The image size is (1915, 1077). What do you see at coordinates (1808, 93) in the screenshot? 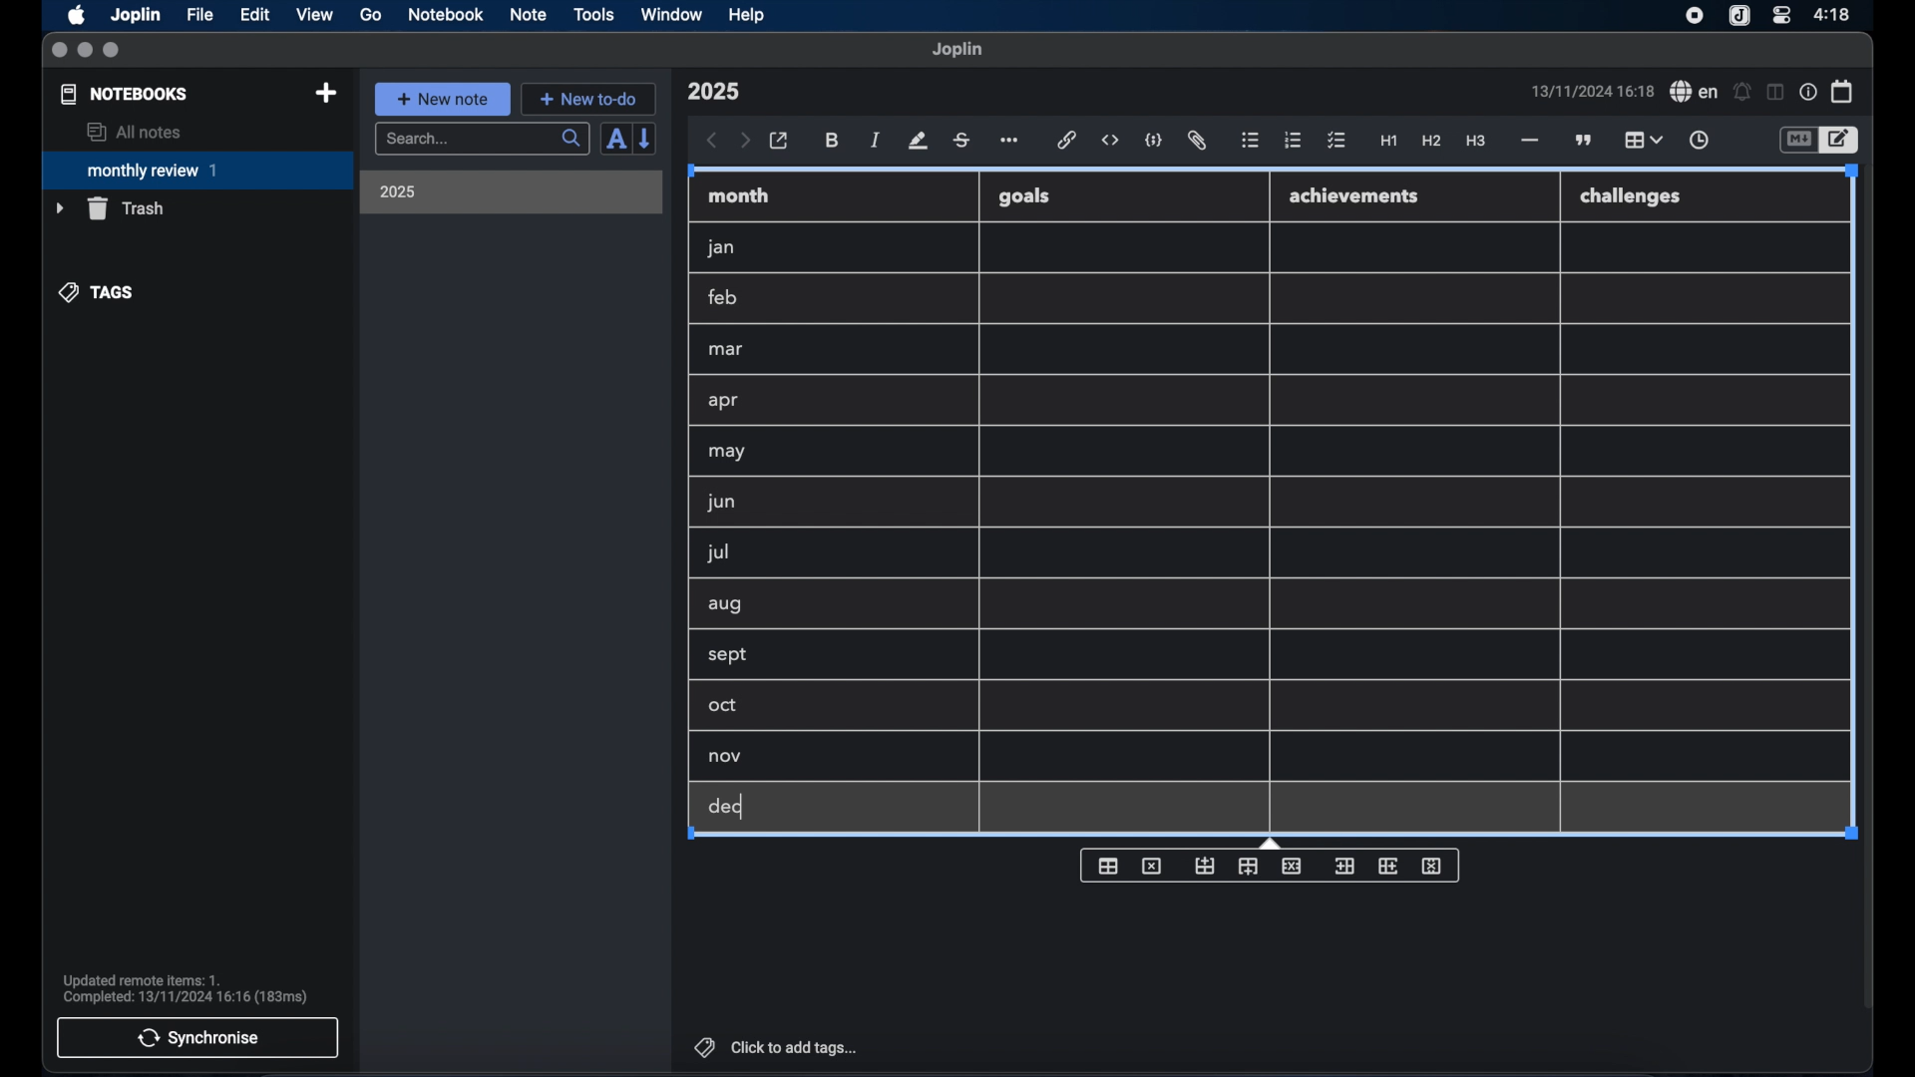
I see `note properties` at bounding box center [1808, 93].